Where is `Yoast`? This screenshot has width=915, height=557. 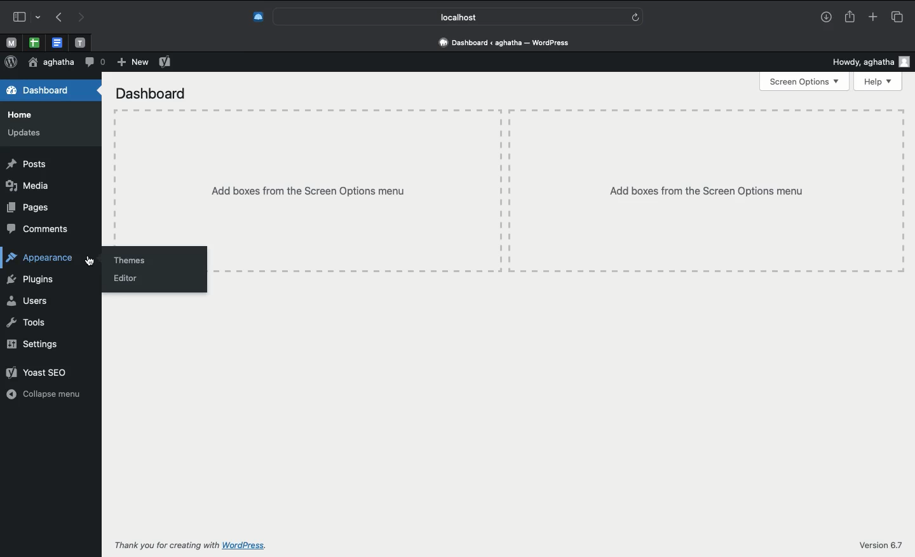
Yoast is located at coordinates (165, 62).